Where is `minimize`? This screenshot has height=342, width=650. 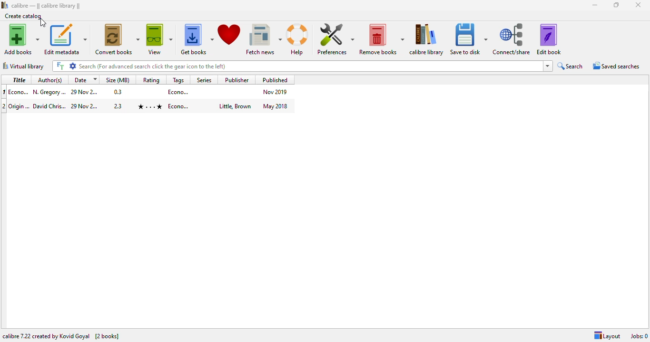
minimize is located at coordinates (595, 5).